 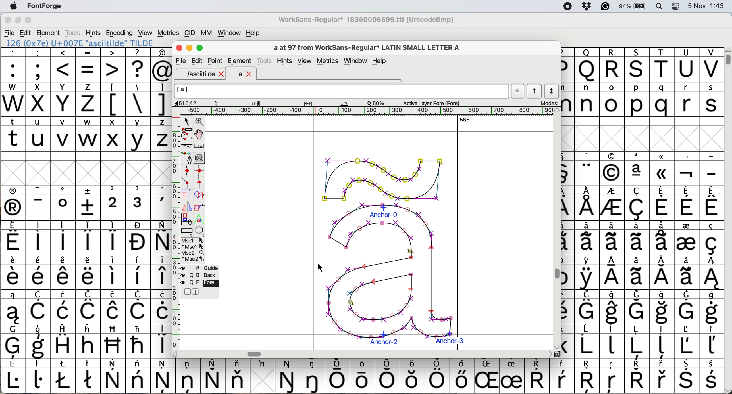 I want to click on zoom in, so click(x=201, y=122).